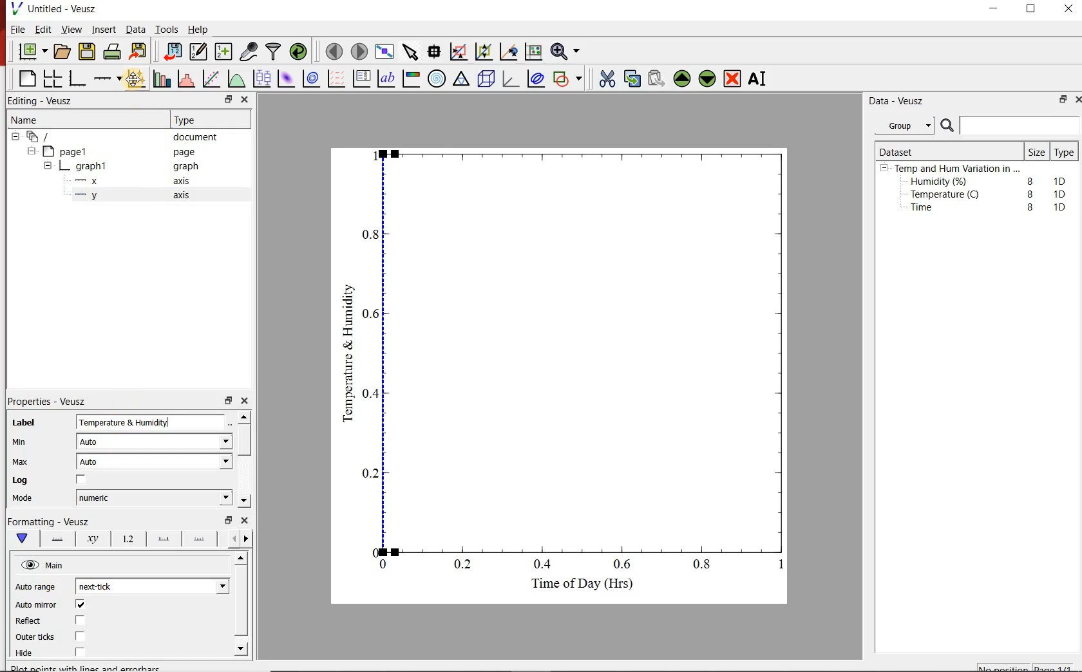 The width and height of the screenshot is (1082, 672). Describe the element at coordinates (249, 401) in the screenshot. I see `close` at that location.